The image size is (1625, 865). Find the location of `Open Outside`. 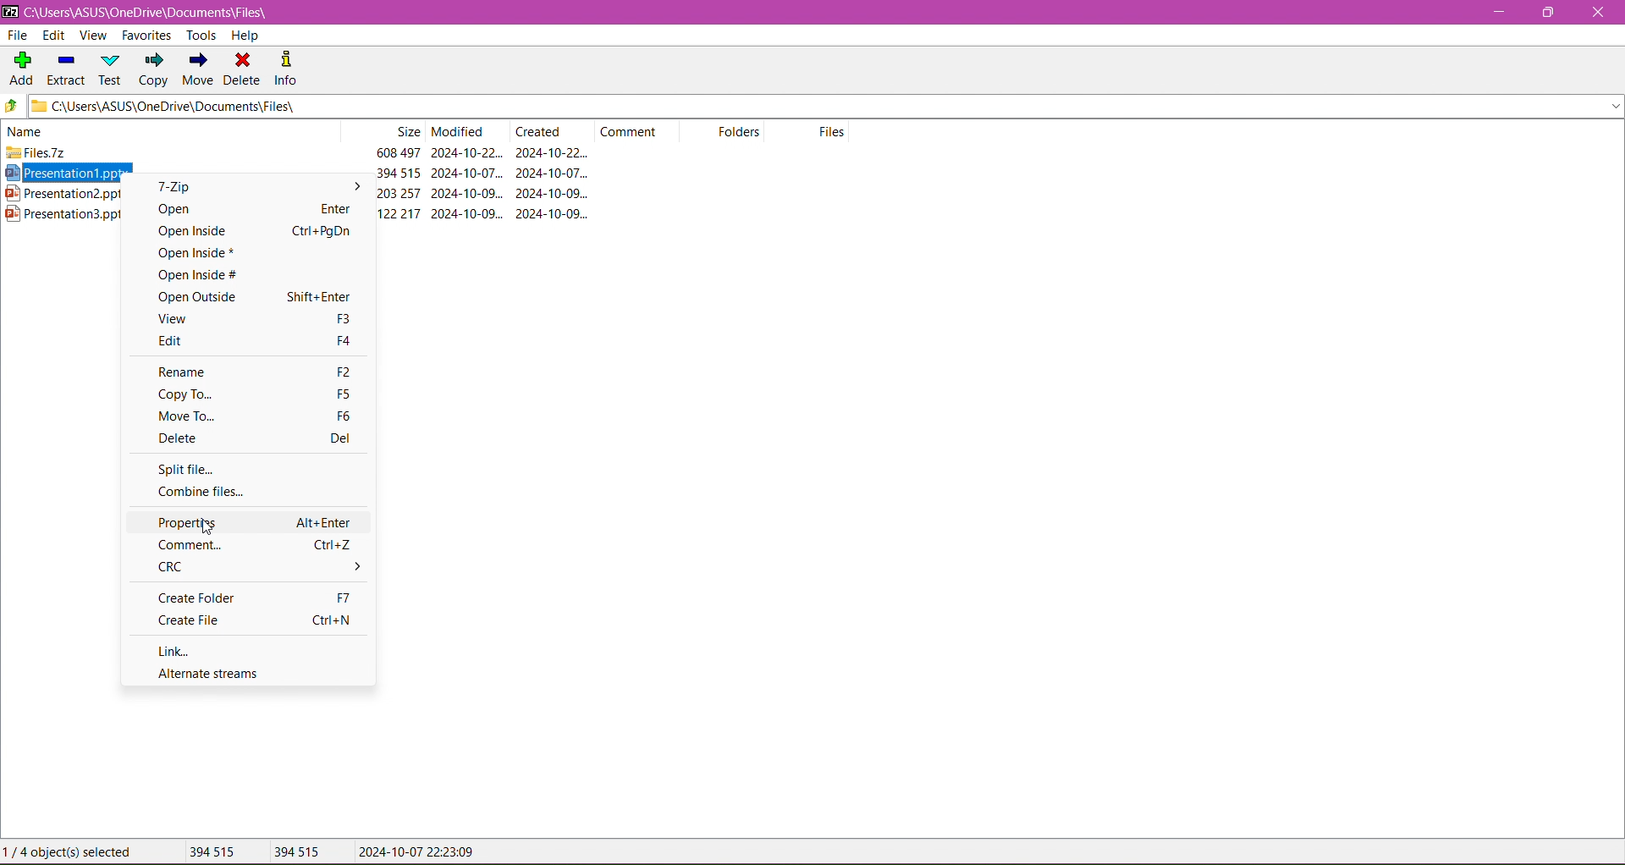

Open Outside is located at coordinates (255, 296).